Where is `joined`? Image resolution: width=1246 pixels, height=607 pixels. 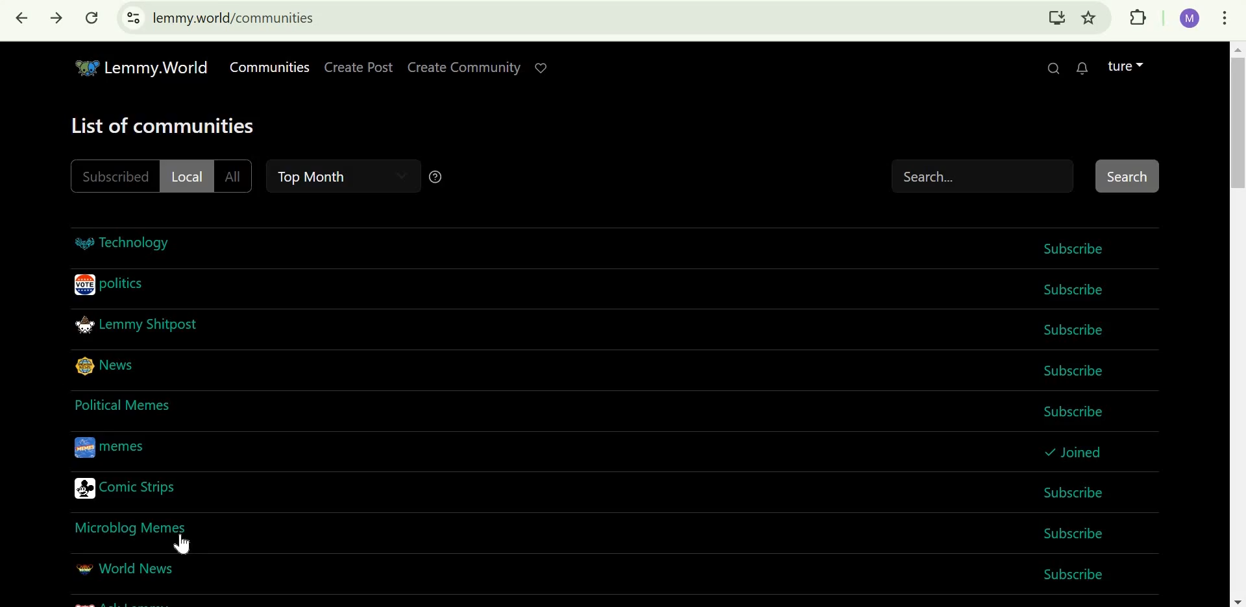
joined is located at coordinates (1073, 450).